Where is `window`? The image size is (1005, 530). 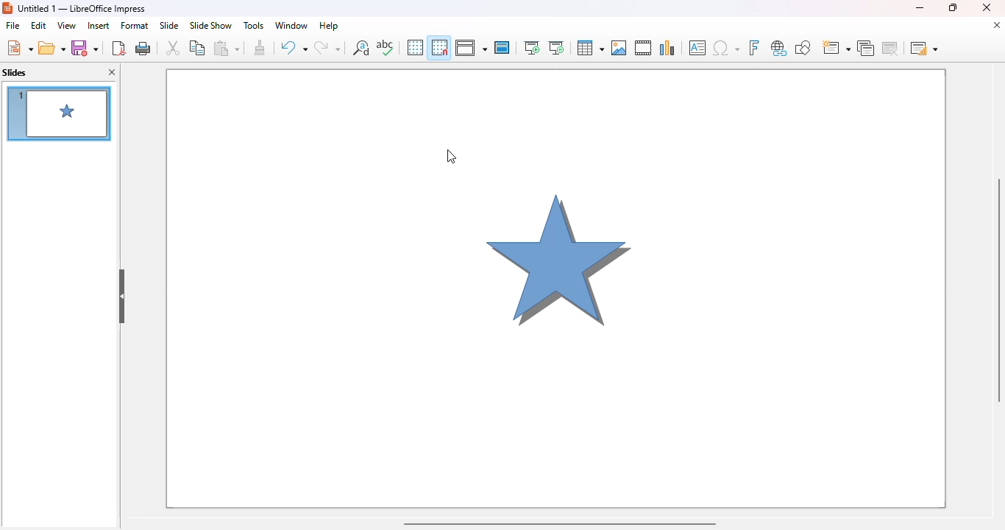
window is located at coordinates (290, 26).